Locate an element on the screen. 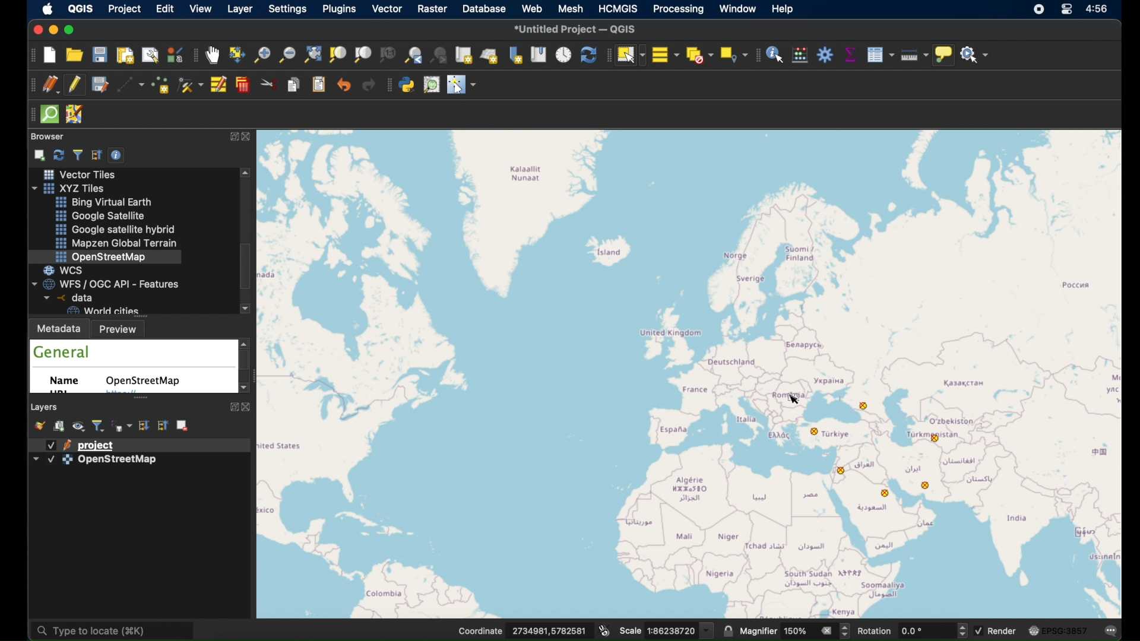 Image resolution: width=1140 pixels, height=641 pixels. point feature is located at coordinates (864, 406).